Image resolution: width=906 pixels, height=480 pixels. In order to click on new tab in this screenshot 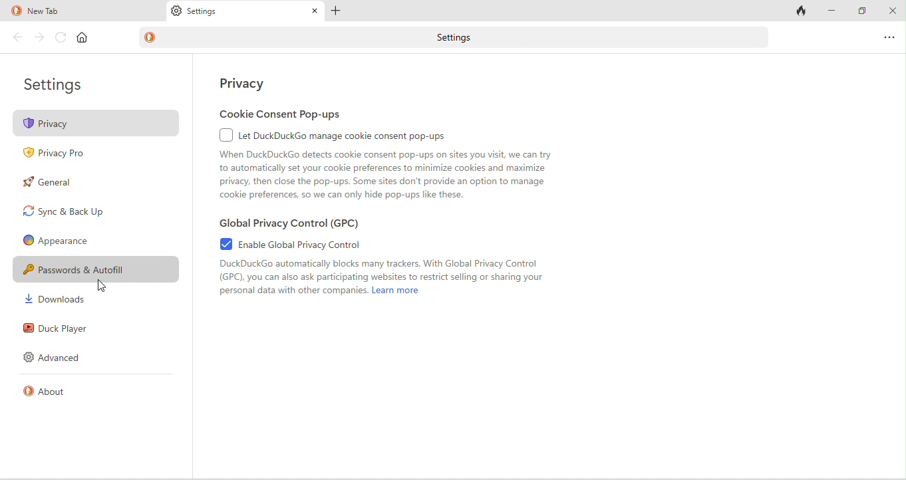, I will do `click(76, 10)`.